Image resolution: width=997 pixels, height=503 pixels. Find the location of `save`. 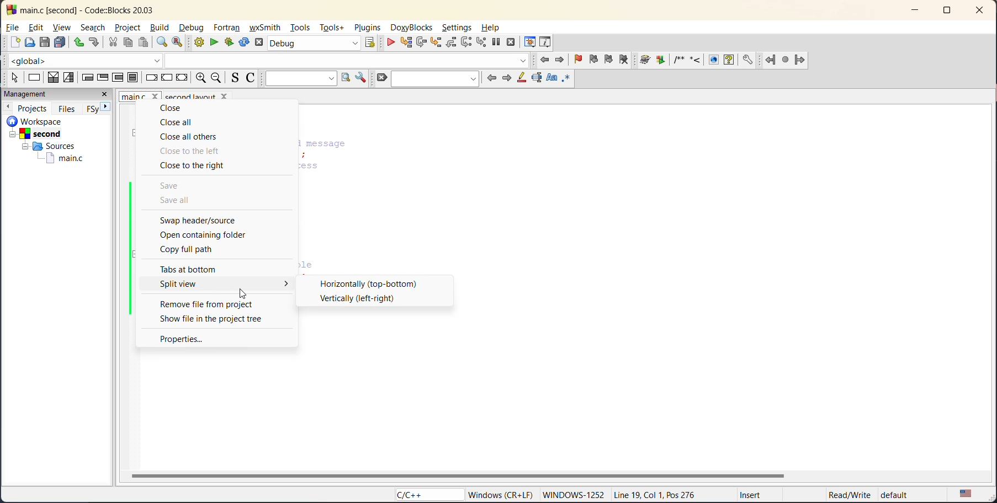

save is located at coordinates (43, 42).